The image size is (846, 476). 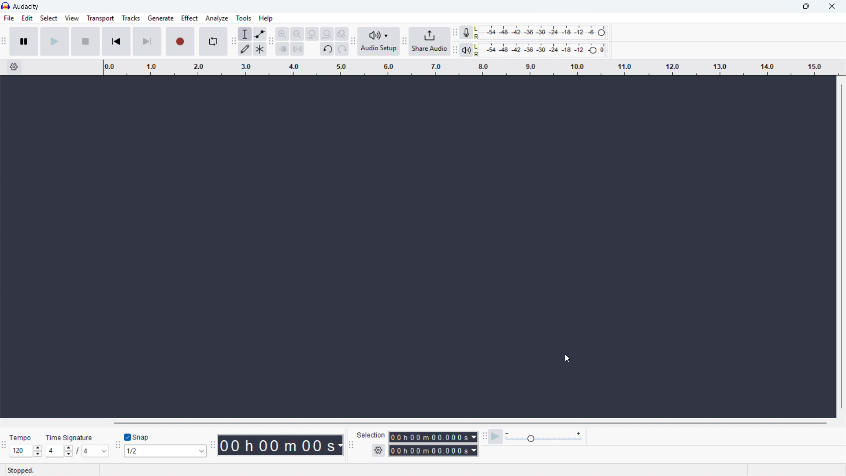 What do you see at coordinates (245, 48) in the screenshot?
I see `draw tool` at bounding box center [245, 48].